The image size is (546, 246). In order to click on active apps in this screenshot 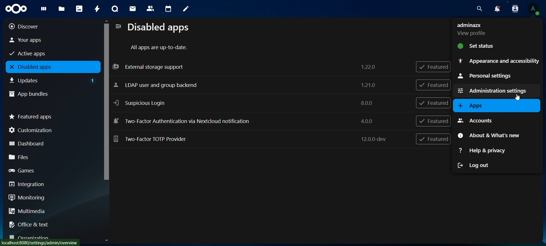, I will do `click(46, 53)`.